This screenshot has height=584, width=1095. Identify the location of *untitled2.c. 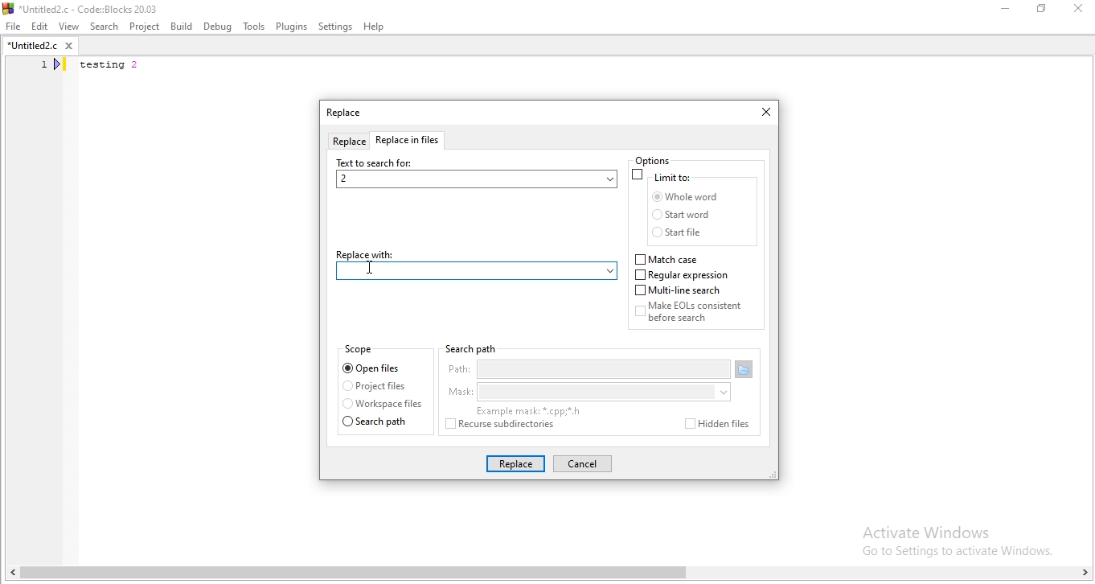
(39, 47).